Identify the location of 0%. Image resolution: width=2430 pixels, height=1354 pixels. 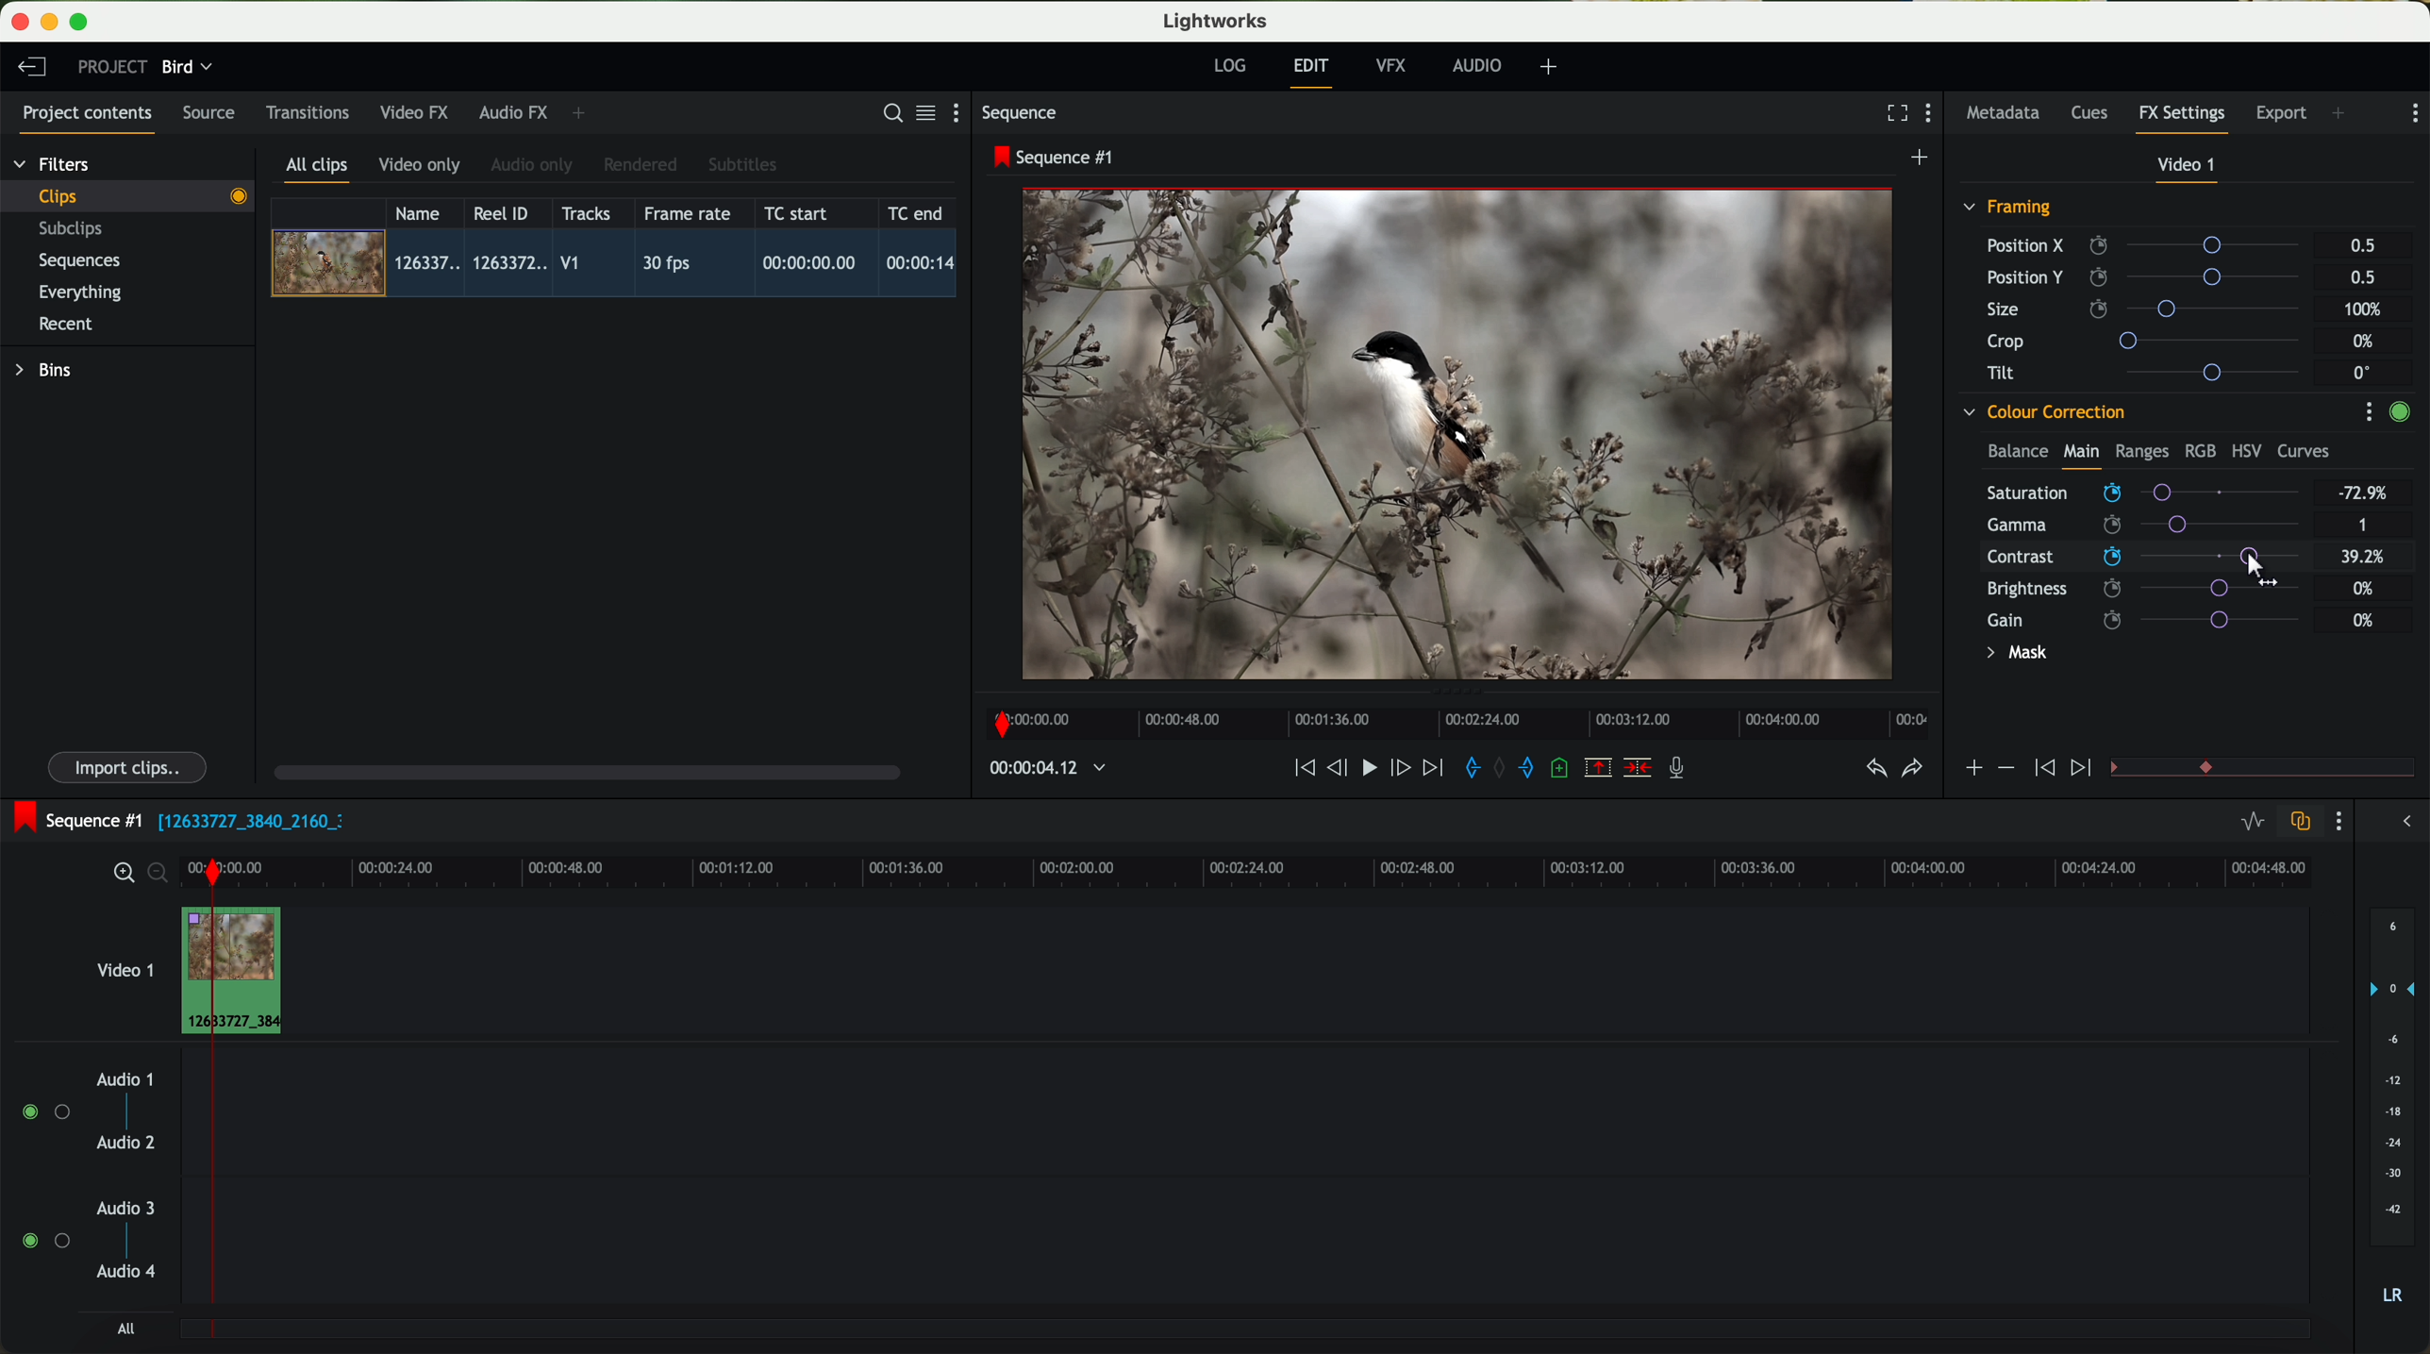
(2364, 586).